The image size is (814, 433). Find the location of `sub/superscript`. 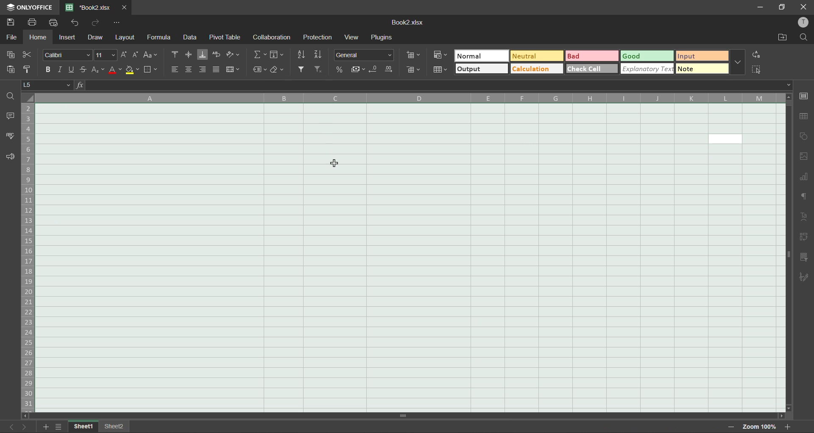

sub/superscript is located at coordinates (100, 69).